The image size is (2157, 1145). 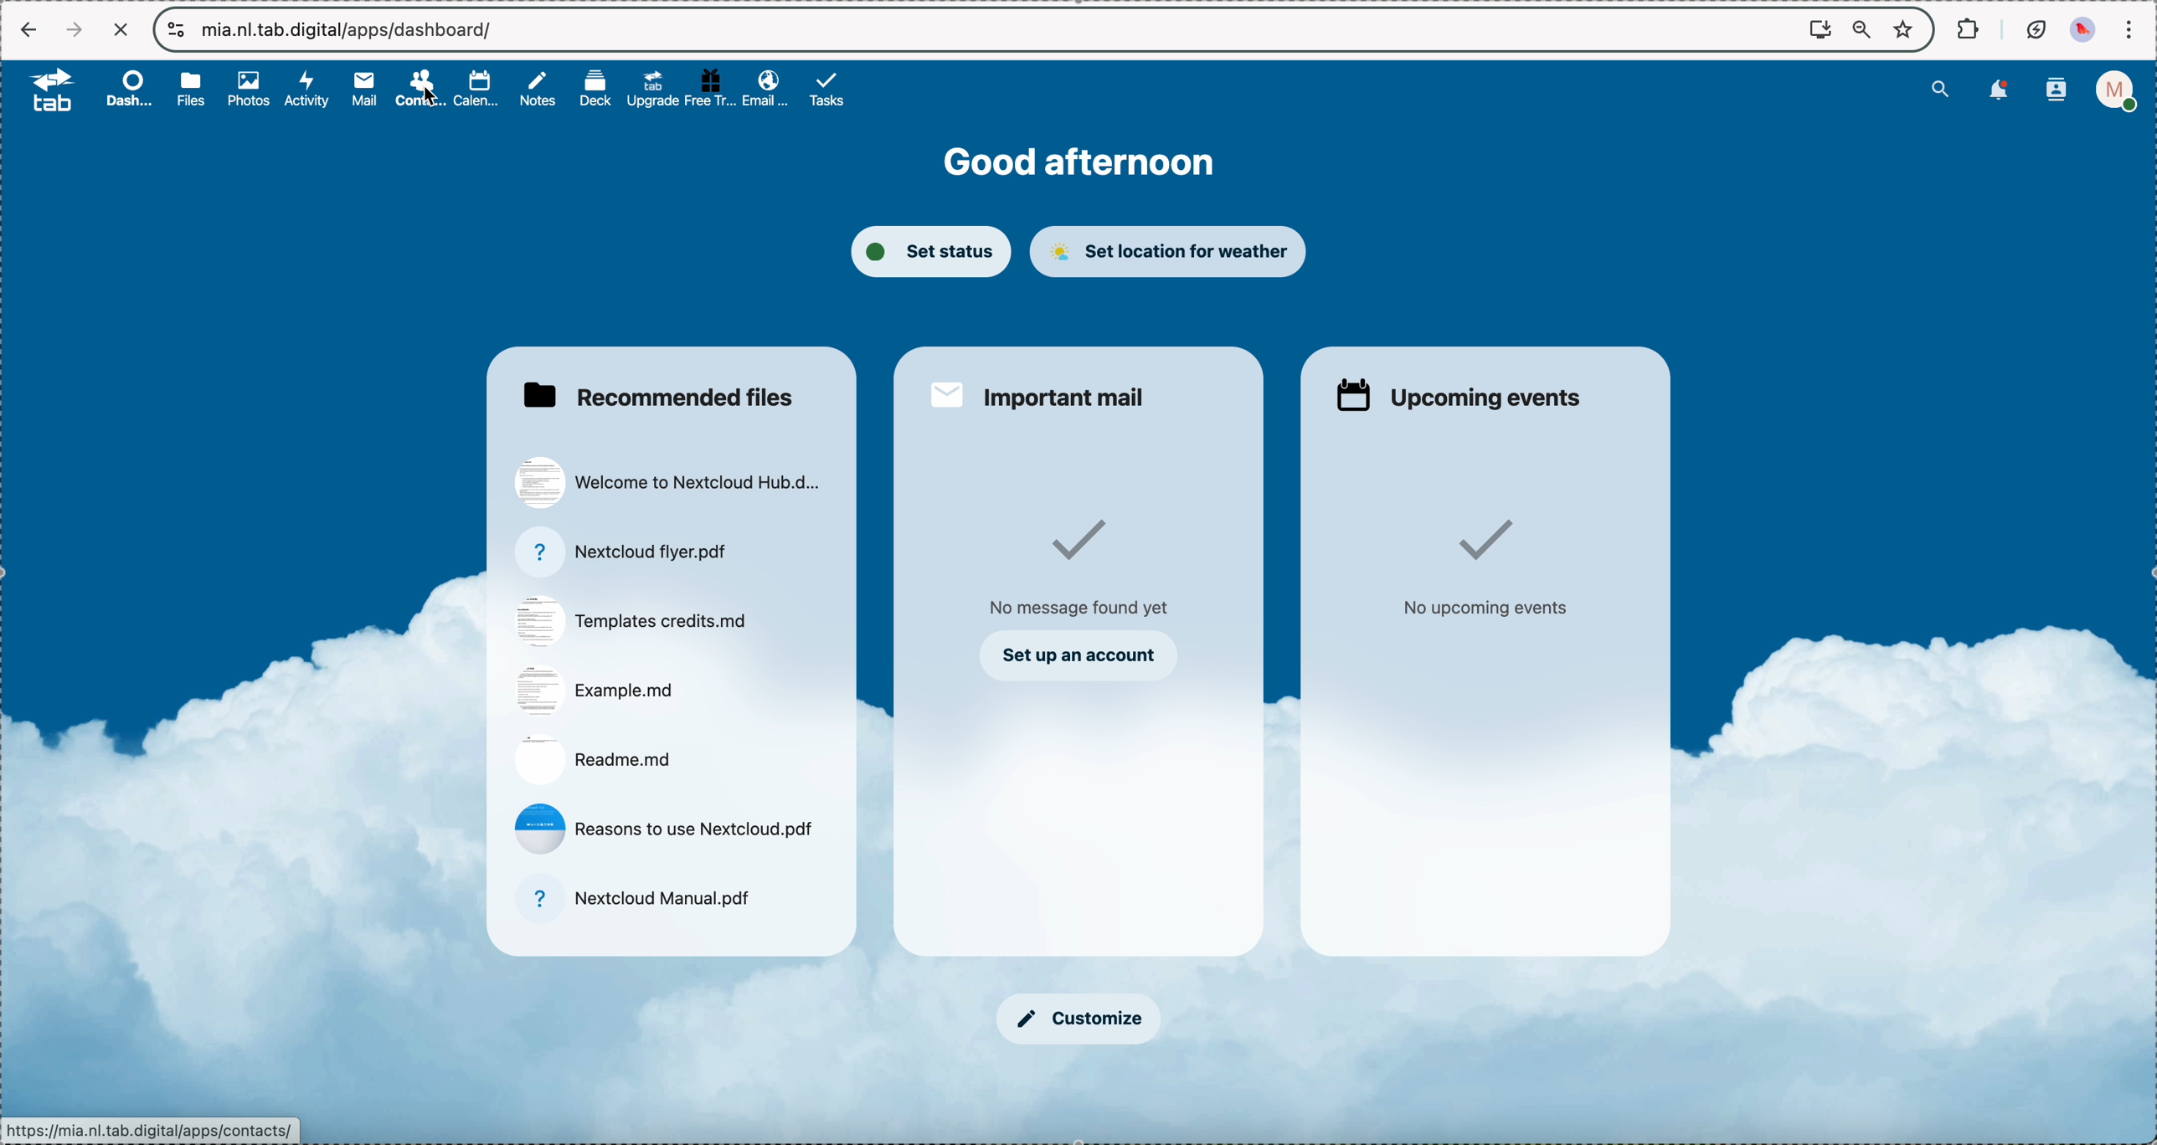 I want to click on search, so click(x=1941, y=90).